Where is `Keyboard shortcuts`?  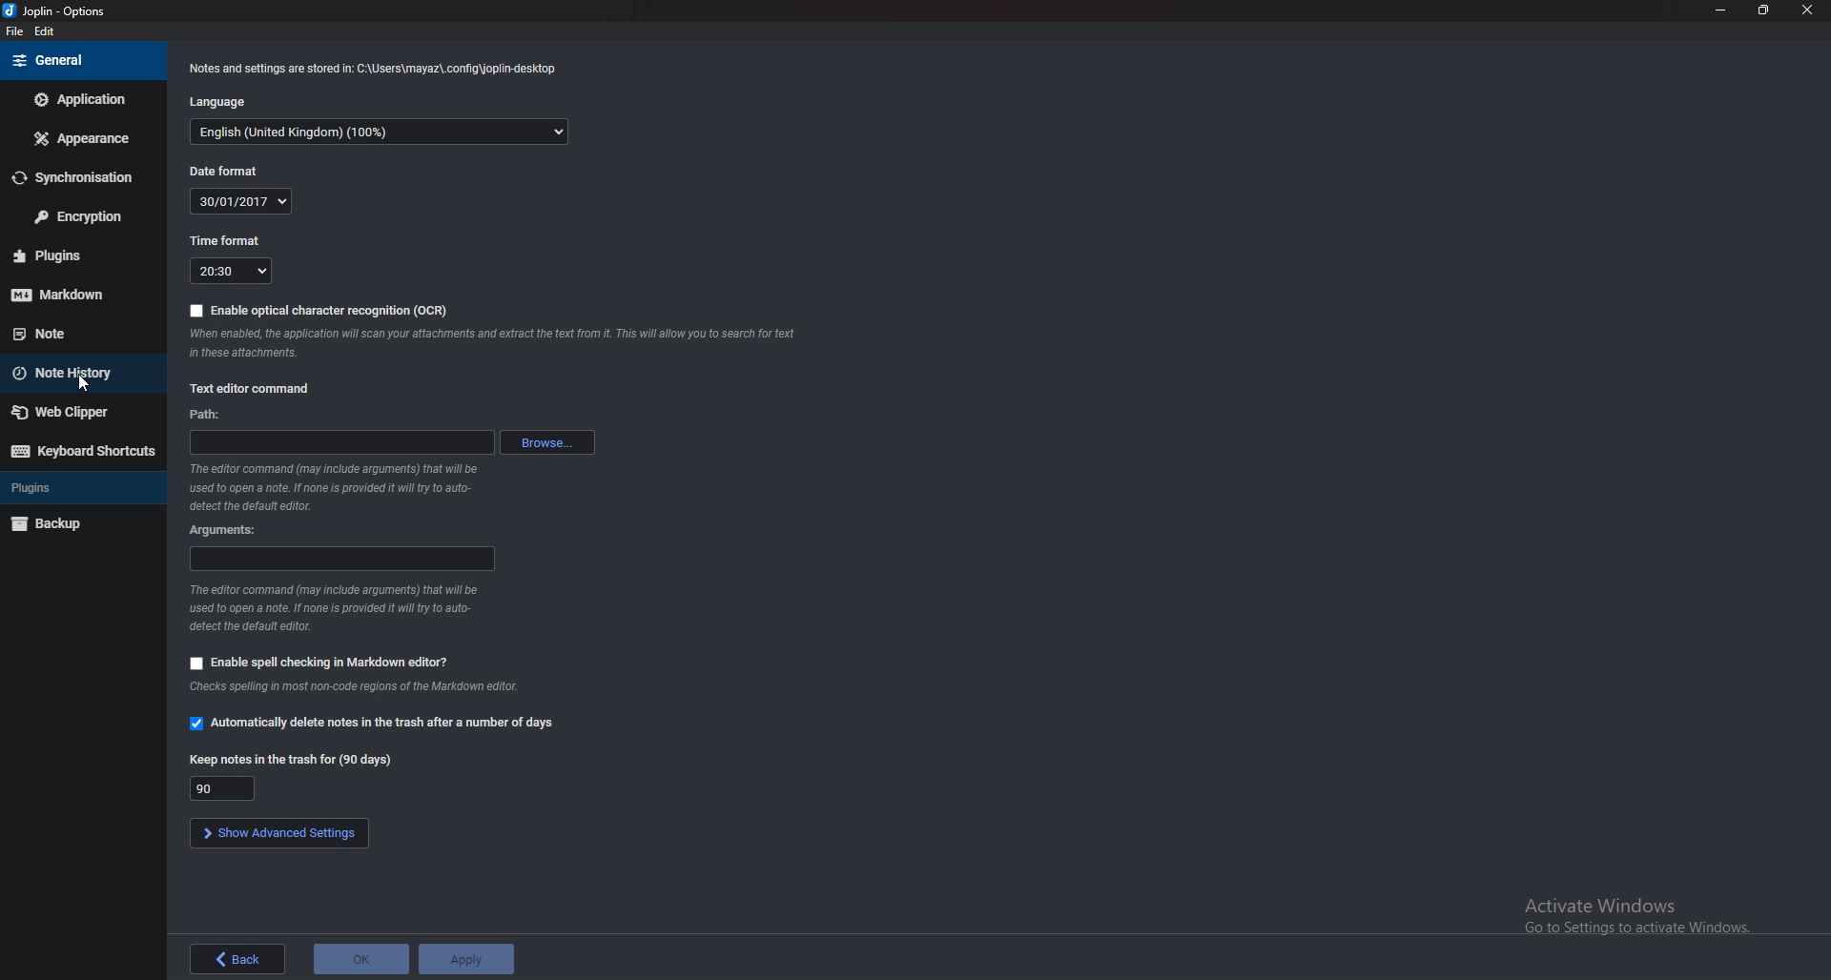
Keyboard shortcuts is located at coordinates (82, 451).